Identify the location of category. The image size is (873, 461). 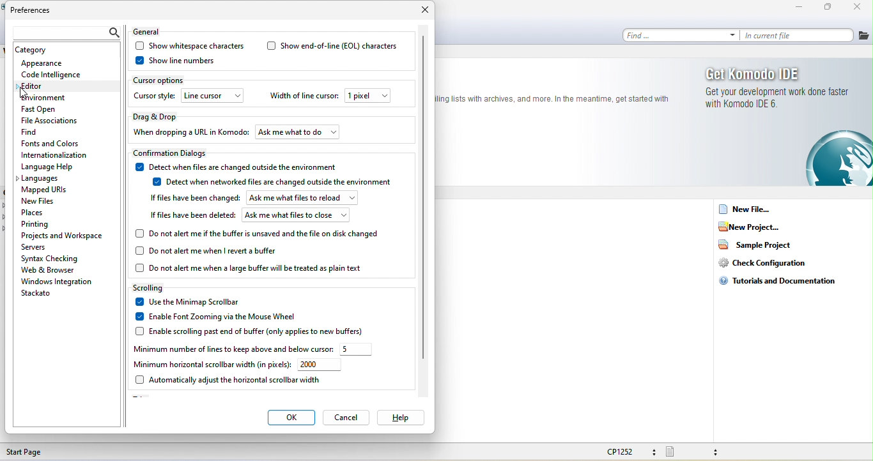
(35, 50).